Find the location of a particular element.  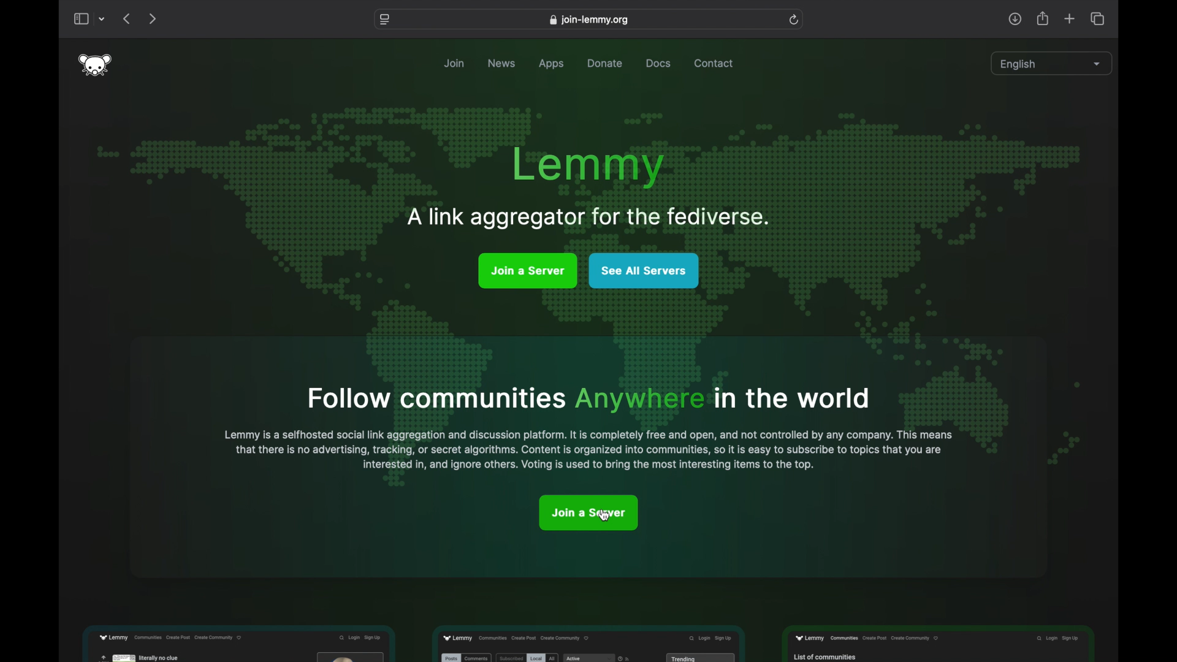

share is located at coordinates (1043, 19).